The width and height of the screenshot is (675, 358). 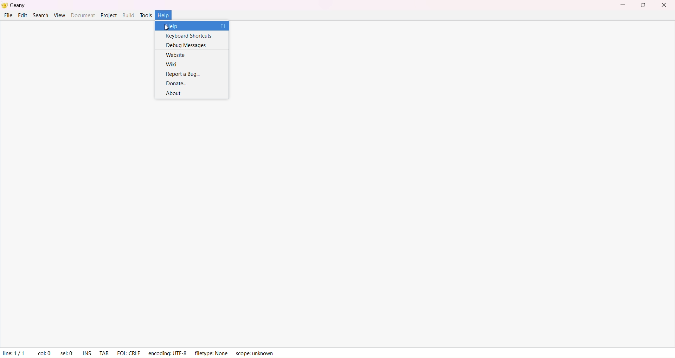 What do you see at coordinates (82, 14) in the screenshot?
I see `document` at bounding box center [82, 14].